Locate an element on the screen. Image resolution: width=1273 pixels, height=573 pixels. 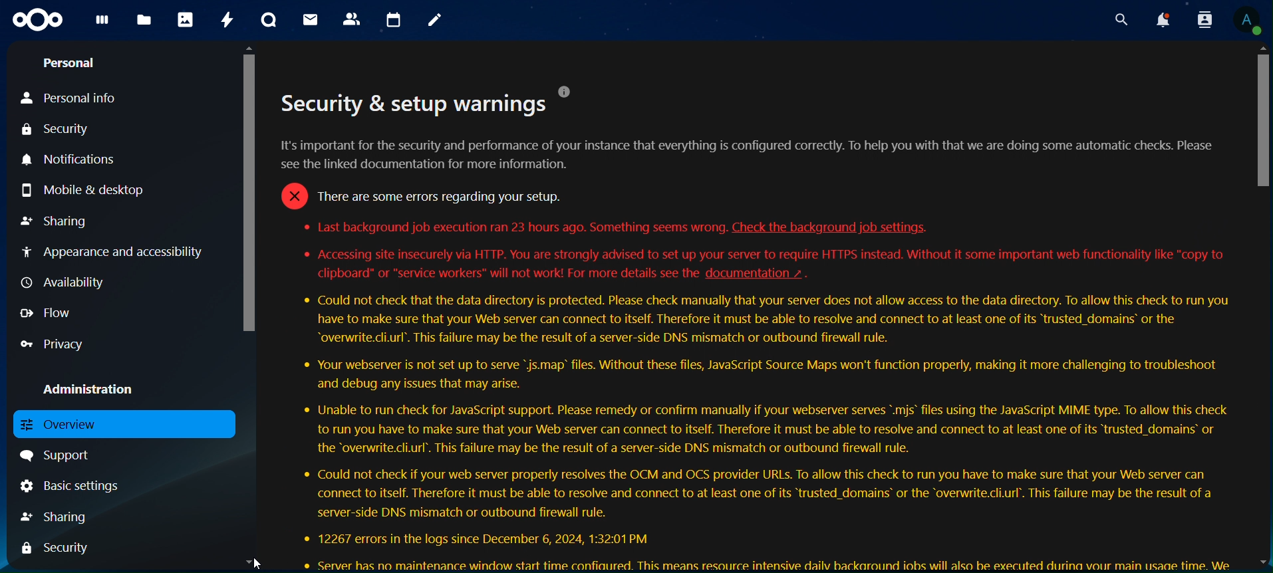
* Your webserver is not set up to serve "js.map’ files. Without these files, JavaScript Source Maps won't function properly, making it more challenging to troubleshoot
and debug any issues that may arise. is located at coordinates (758, 374).